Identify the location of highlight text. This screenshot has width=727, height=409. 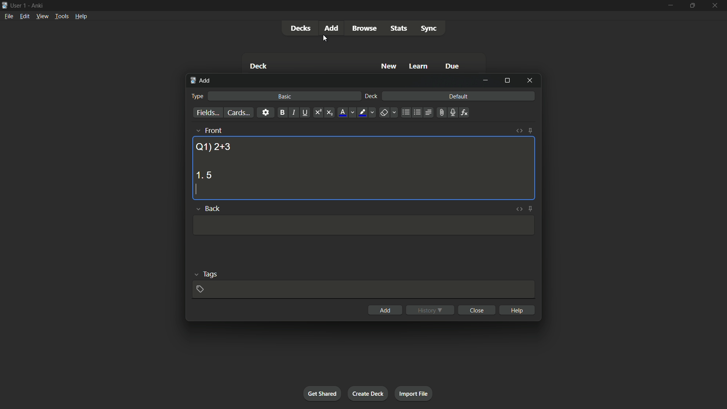
(361, 113).